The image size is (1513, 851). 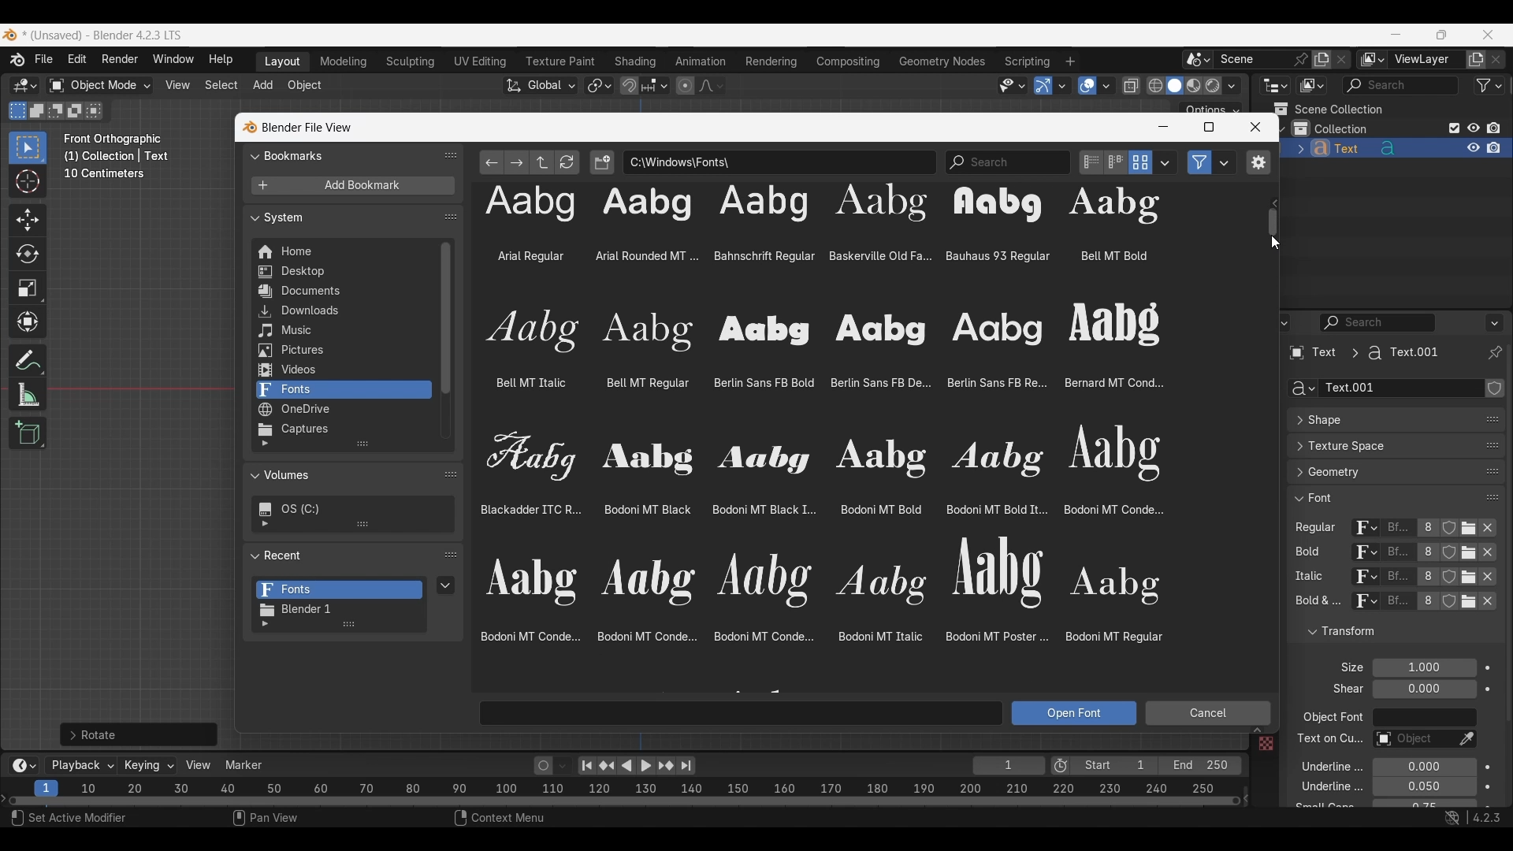 What do you see at coordinates (1489, 34) in the screenshot?
I see `Close interface` at bounding box center [1489, 34].